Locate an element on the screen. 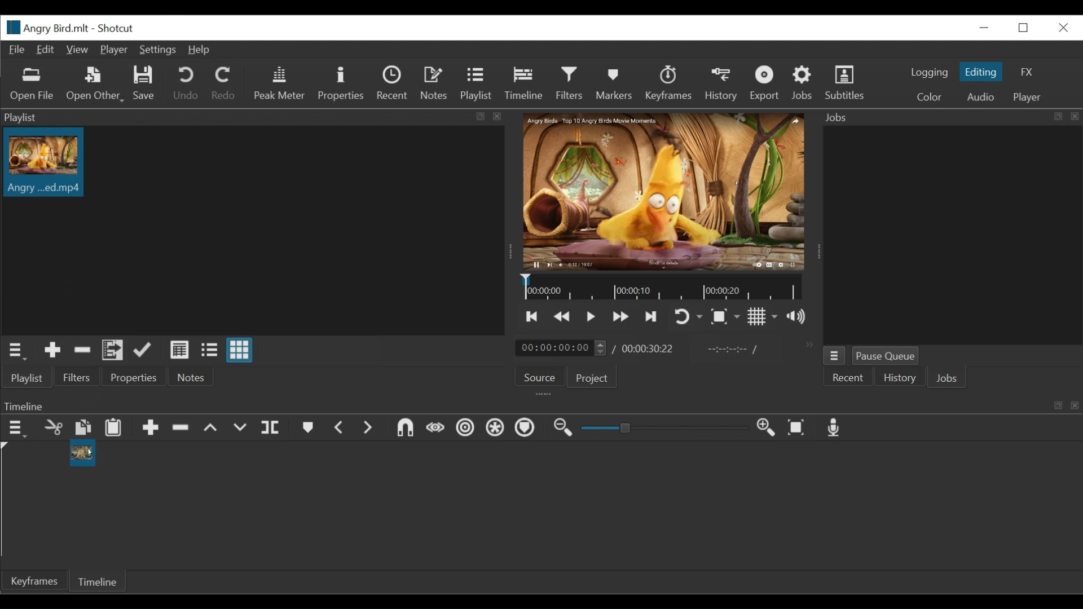  markers is located at coordinates (309, 428).